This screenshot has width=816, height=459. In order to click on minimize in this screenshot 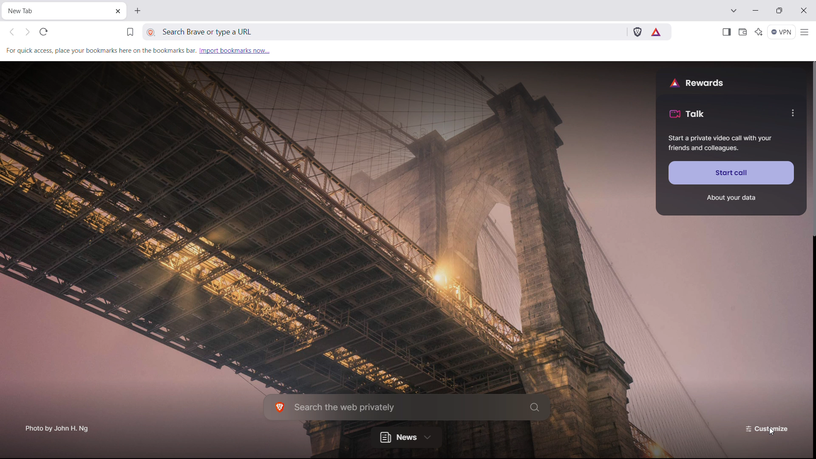, I will do `click(756, 9)`.